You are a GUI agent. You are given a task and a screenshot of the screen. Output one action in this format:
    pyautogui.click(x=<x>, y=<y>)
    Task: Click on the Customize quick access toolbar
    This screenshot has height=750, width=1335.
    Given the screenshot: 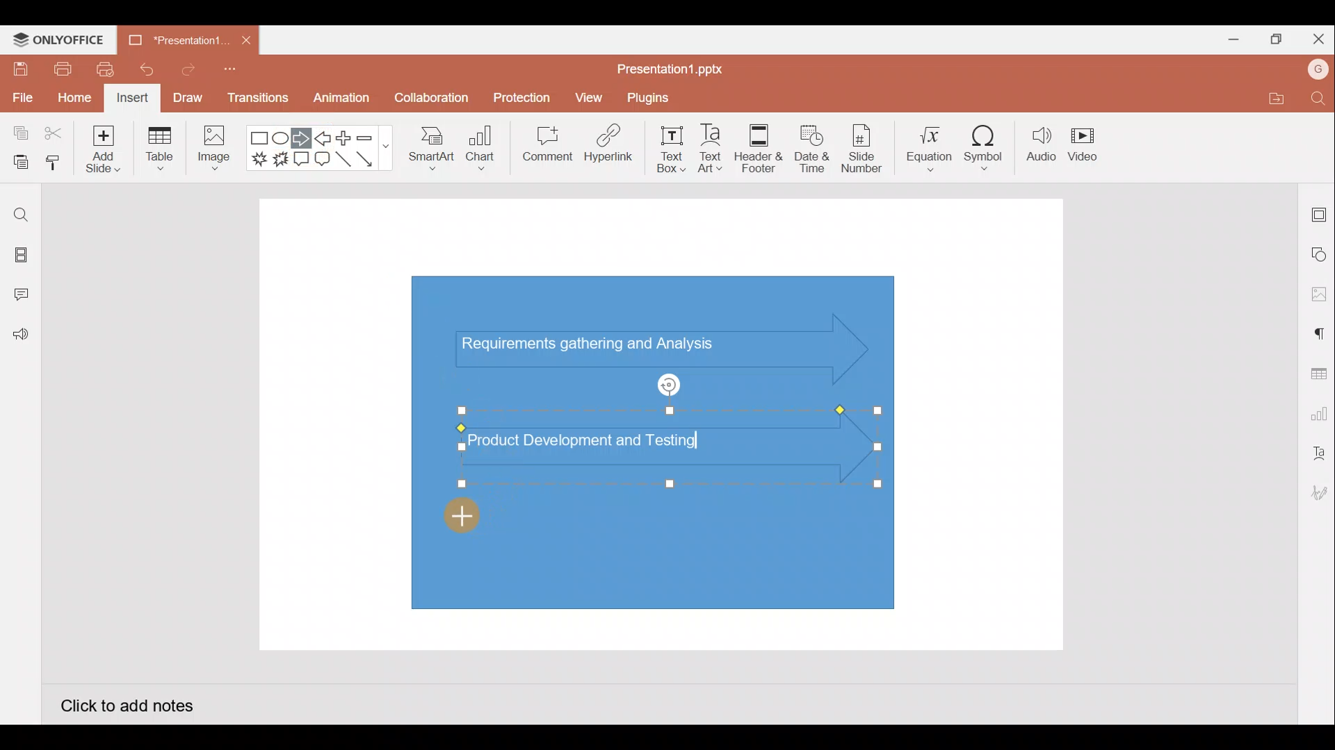 What is the action you would take?
    pyautogui.click(x=234, y=74)
    